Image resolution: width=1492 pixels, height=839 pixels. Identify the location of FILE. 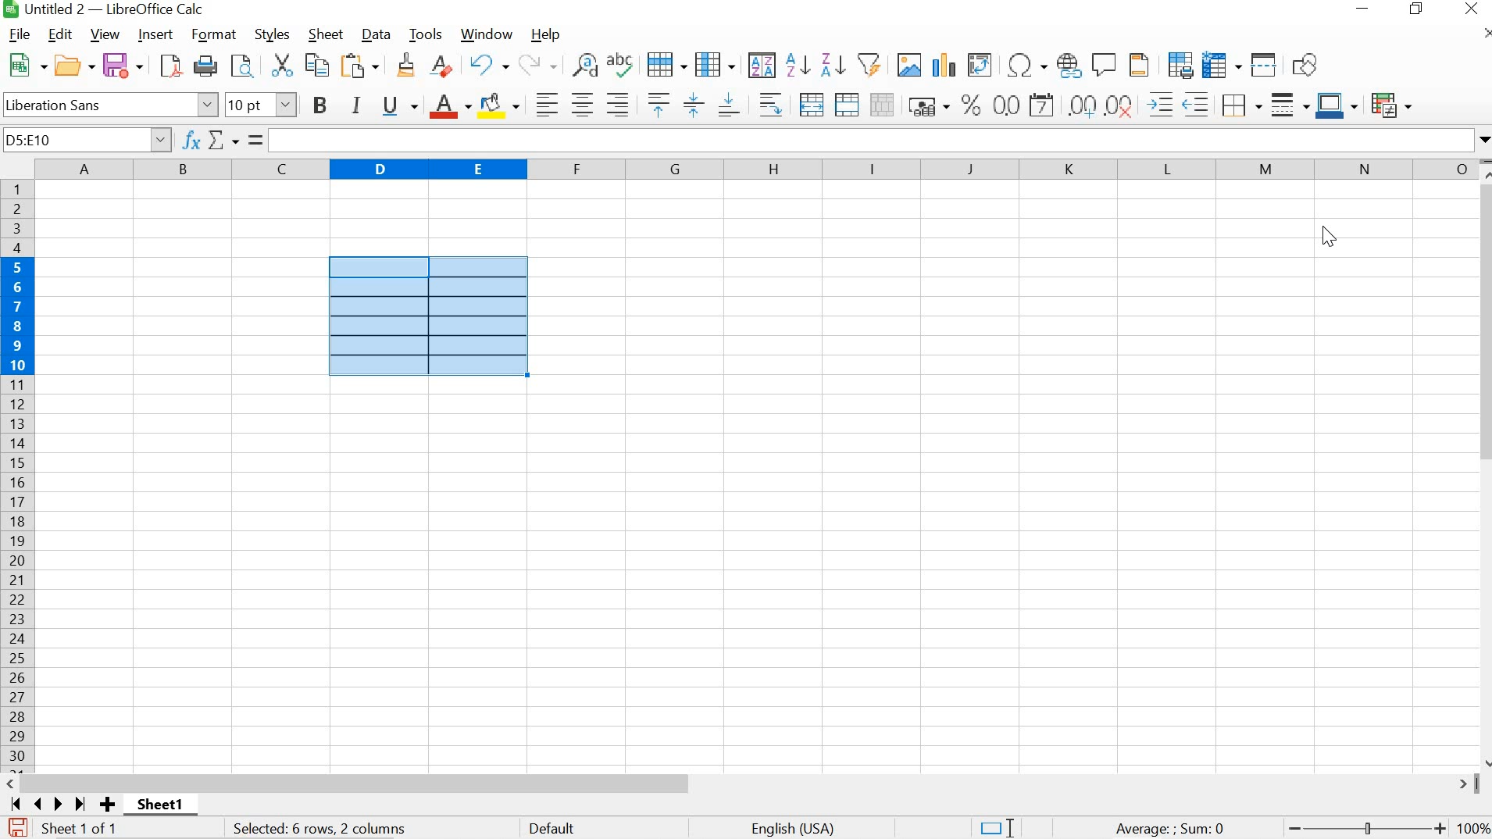
(20, 34).